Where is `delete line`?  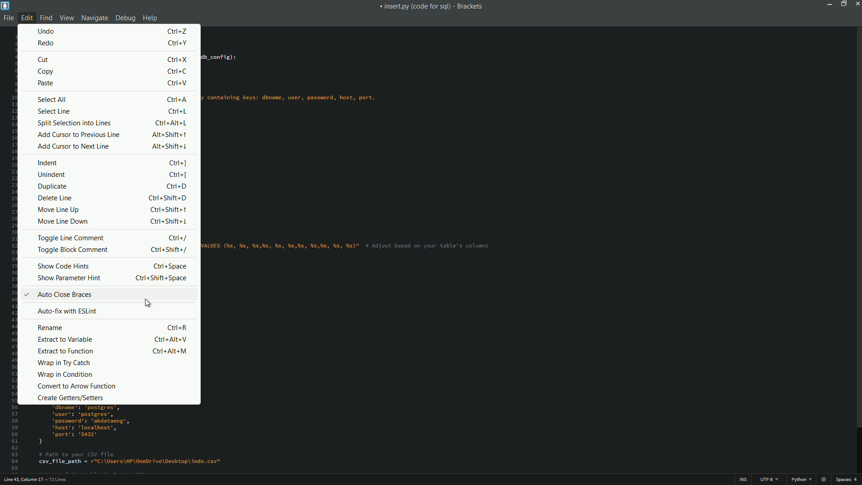
delete line is located at coordinates (55, 198).